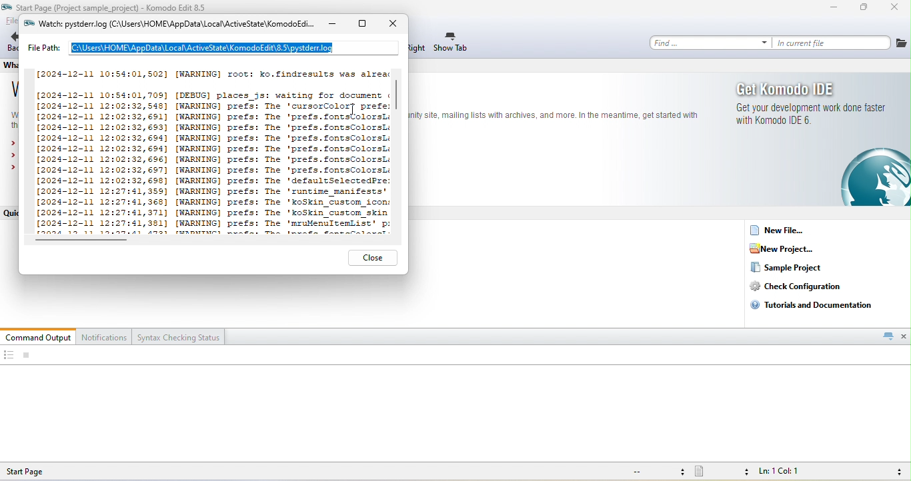 This screenshot has width=911, height=481. I want to click on title, so click(175, 25).